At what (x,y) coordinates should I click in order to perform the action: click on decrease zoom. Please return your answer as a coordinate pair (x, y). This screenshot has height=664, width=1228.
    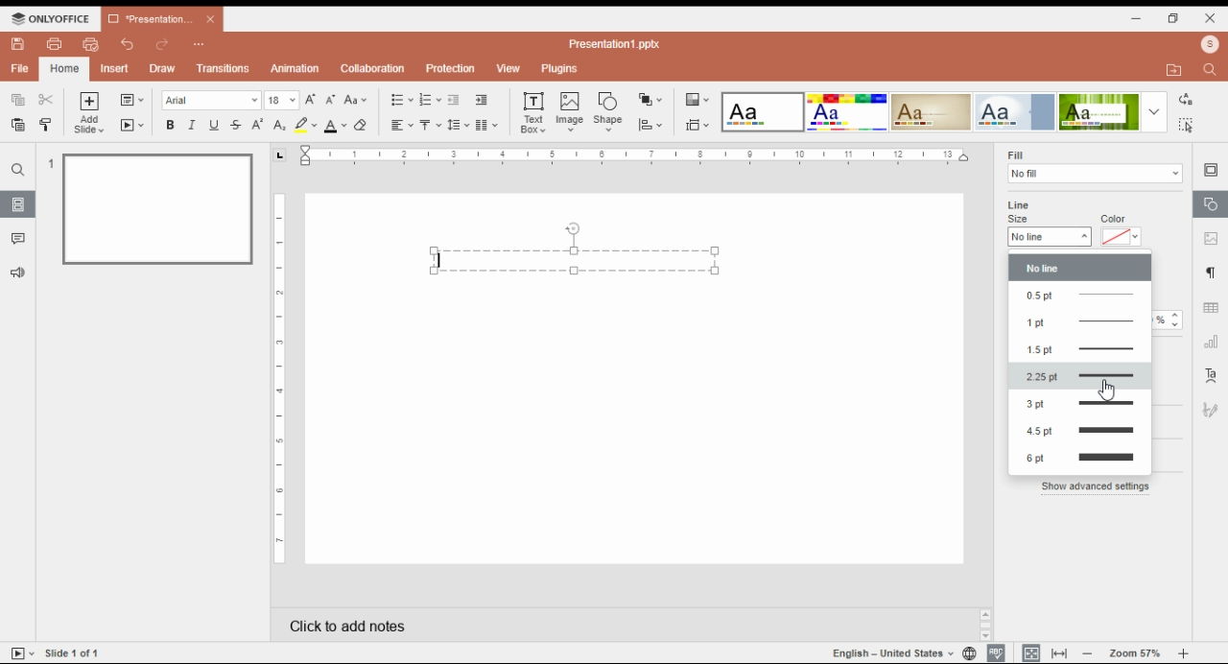
    Looking at the image, I should click on (1088, 652).